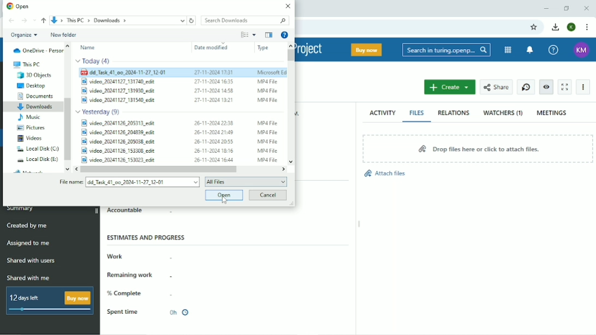 This screenshot has height=335, width=596. What do you see at coordinates (178, 81) in the screenshot?
I see `Video file` at bounding box center [178, 81].